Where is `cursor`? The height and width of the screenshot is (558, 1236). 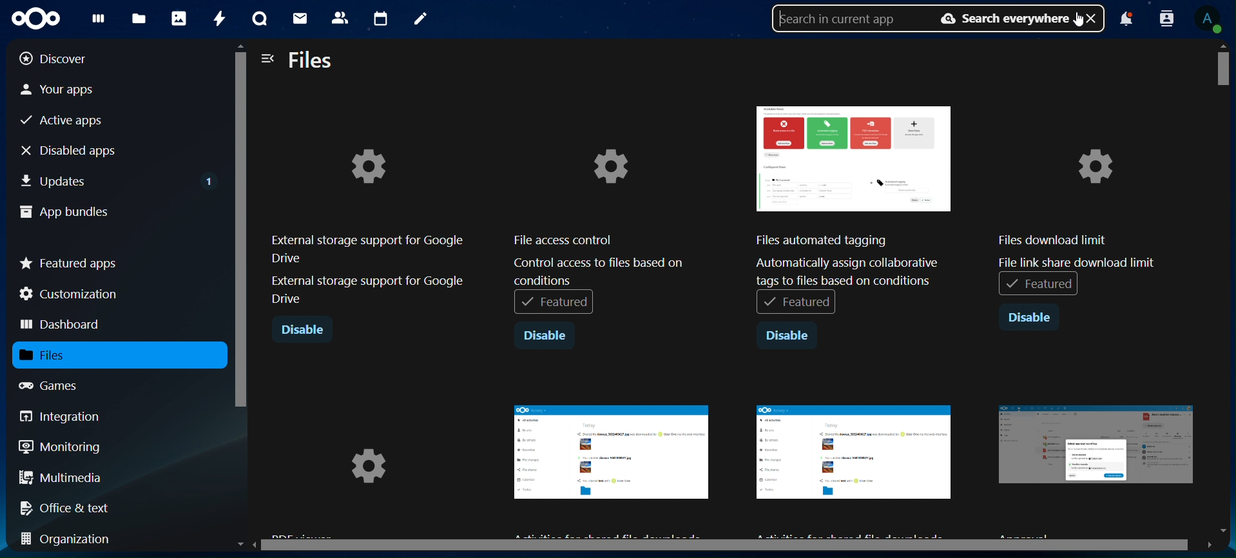 cursor is located at coordinates (1079, 19).